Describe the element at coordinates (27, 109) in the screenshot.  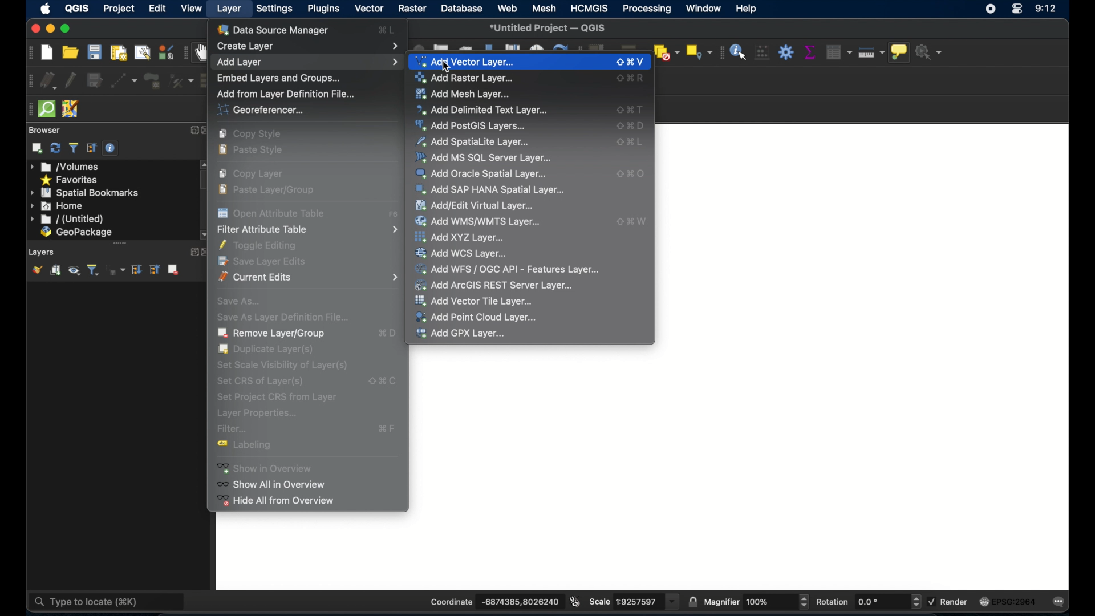
I see `drag handle` at that location.